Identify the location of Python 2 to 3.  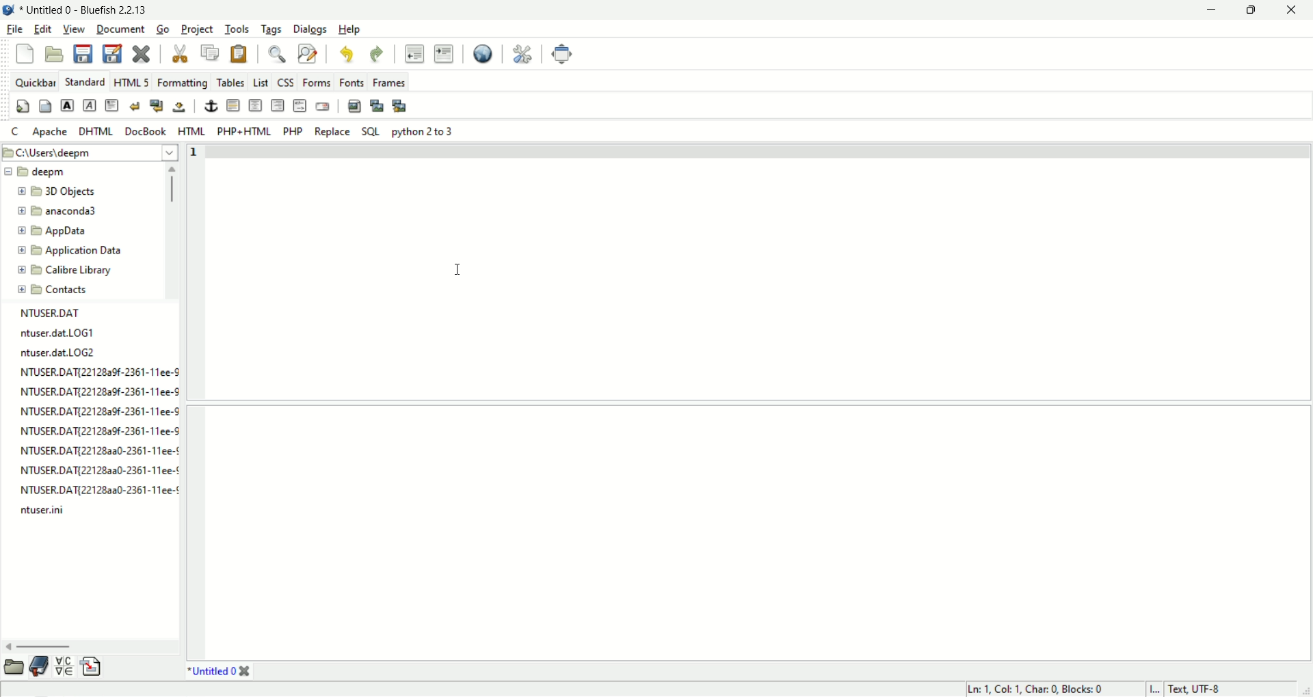
(423, 131).